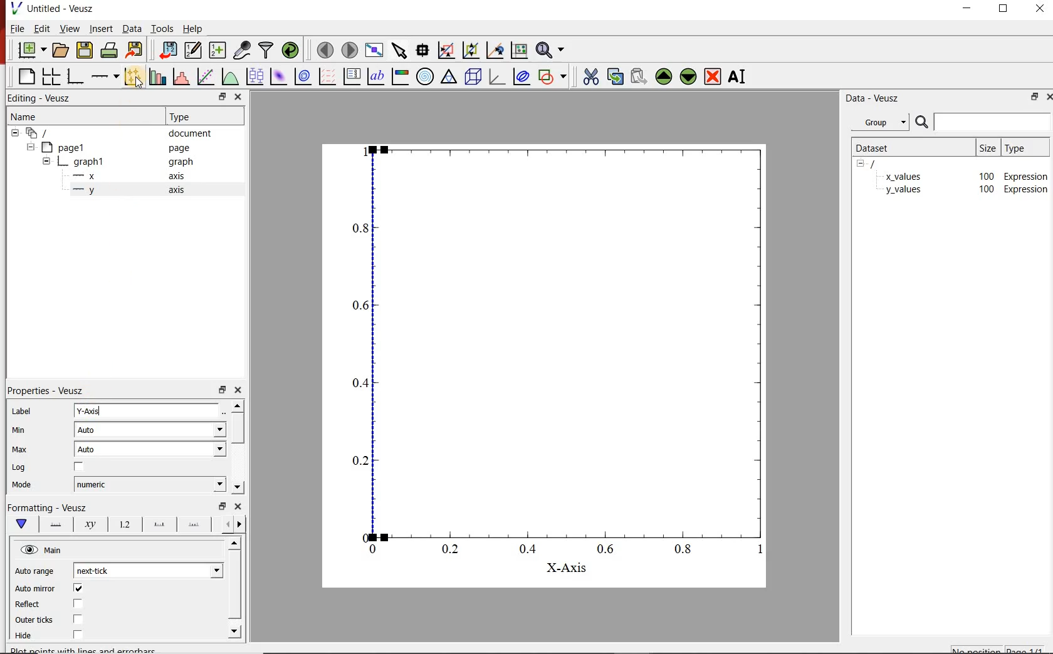 The width and height of the screenshot is (1053, 654). What do you see at coordinates (353, 76) in the screenshot?
I see `plot key` at bounding box center [353, 76].